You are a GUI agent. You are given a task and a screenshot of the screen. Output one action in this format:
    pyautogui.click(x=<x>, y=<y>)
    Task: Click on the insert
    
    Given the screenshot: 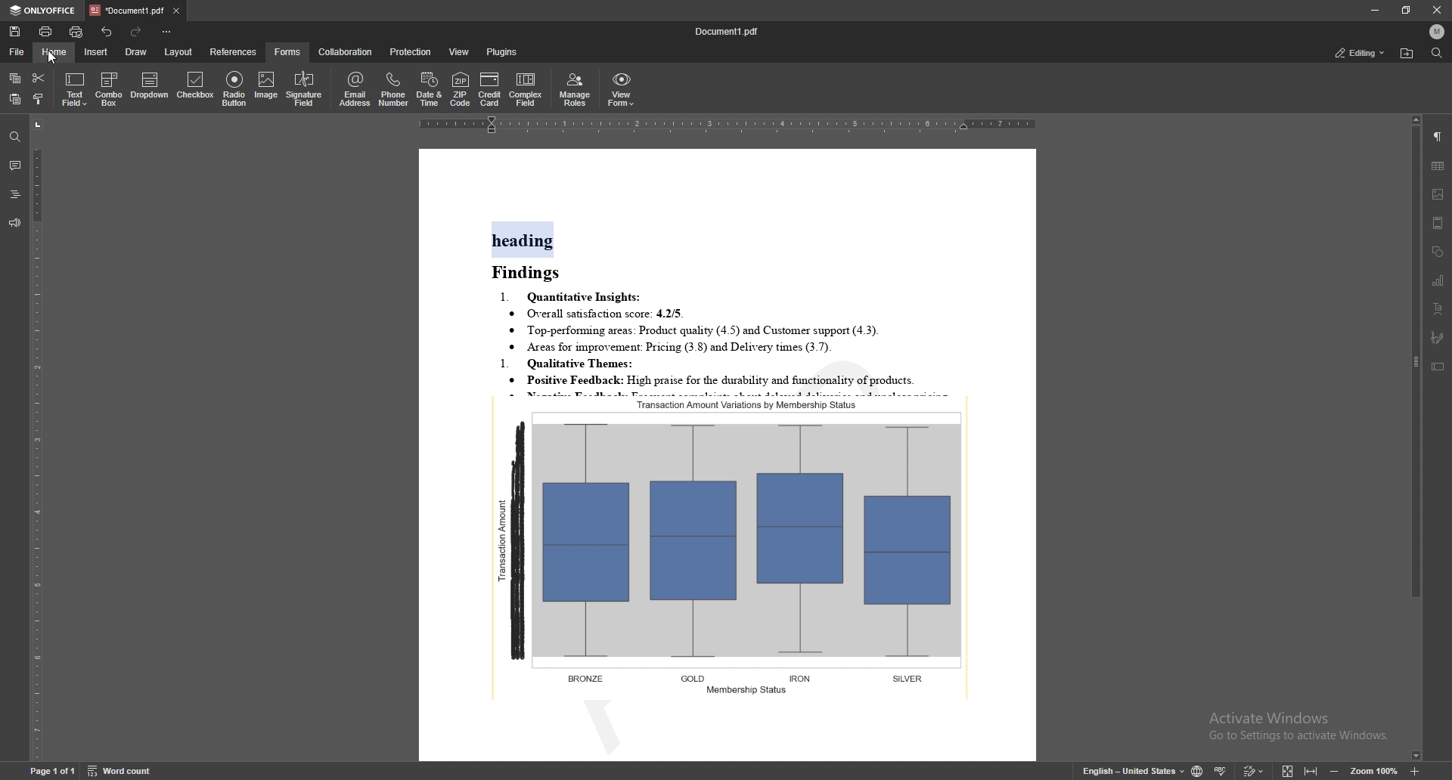 What is the action you would take?
    pyautogui.click(x=95, y=51)
    